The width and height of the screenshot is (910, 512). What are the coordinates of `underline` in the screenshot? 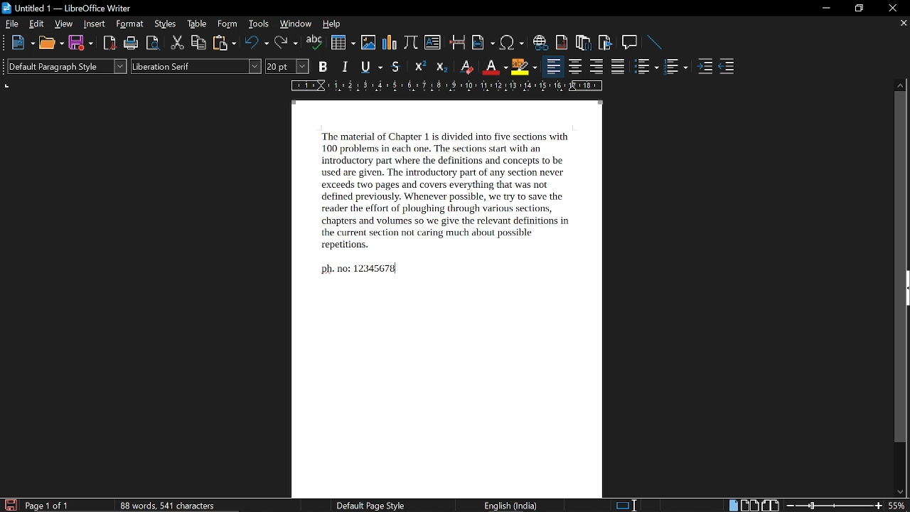 It's located at (370, 66).